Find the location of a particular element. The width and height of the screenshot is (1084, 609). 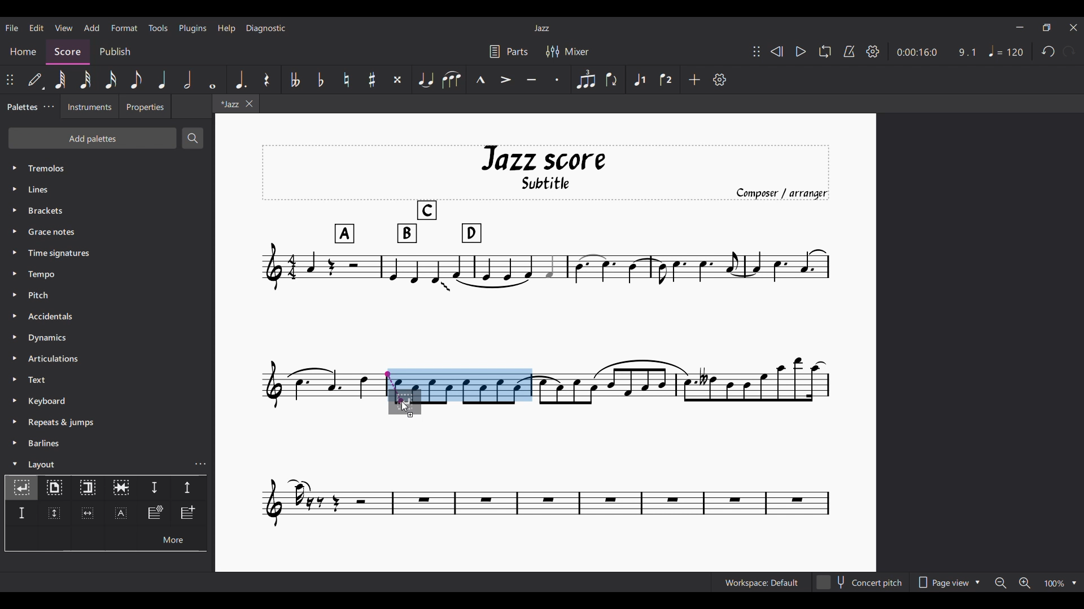

Grace notes is located at coordinates (107, 232).